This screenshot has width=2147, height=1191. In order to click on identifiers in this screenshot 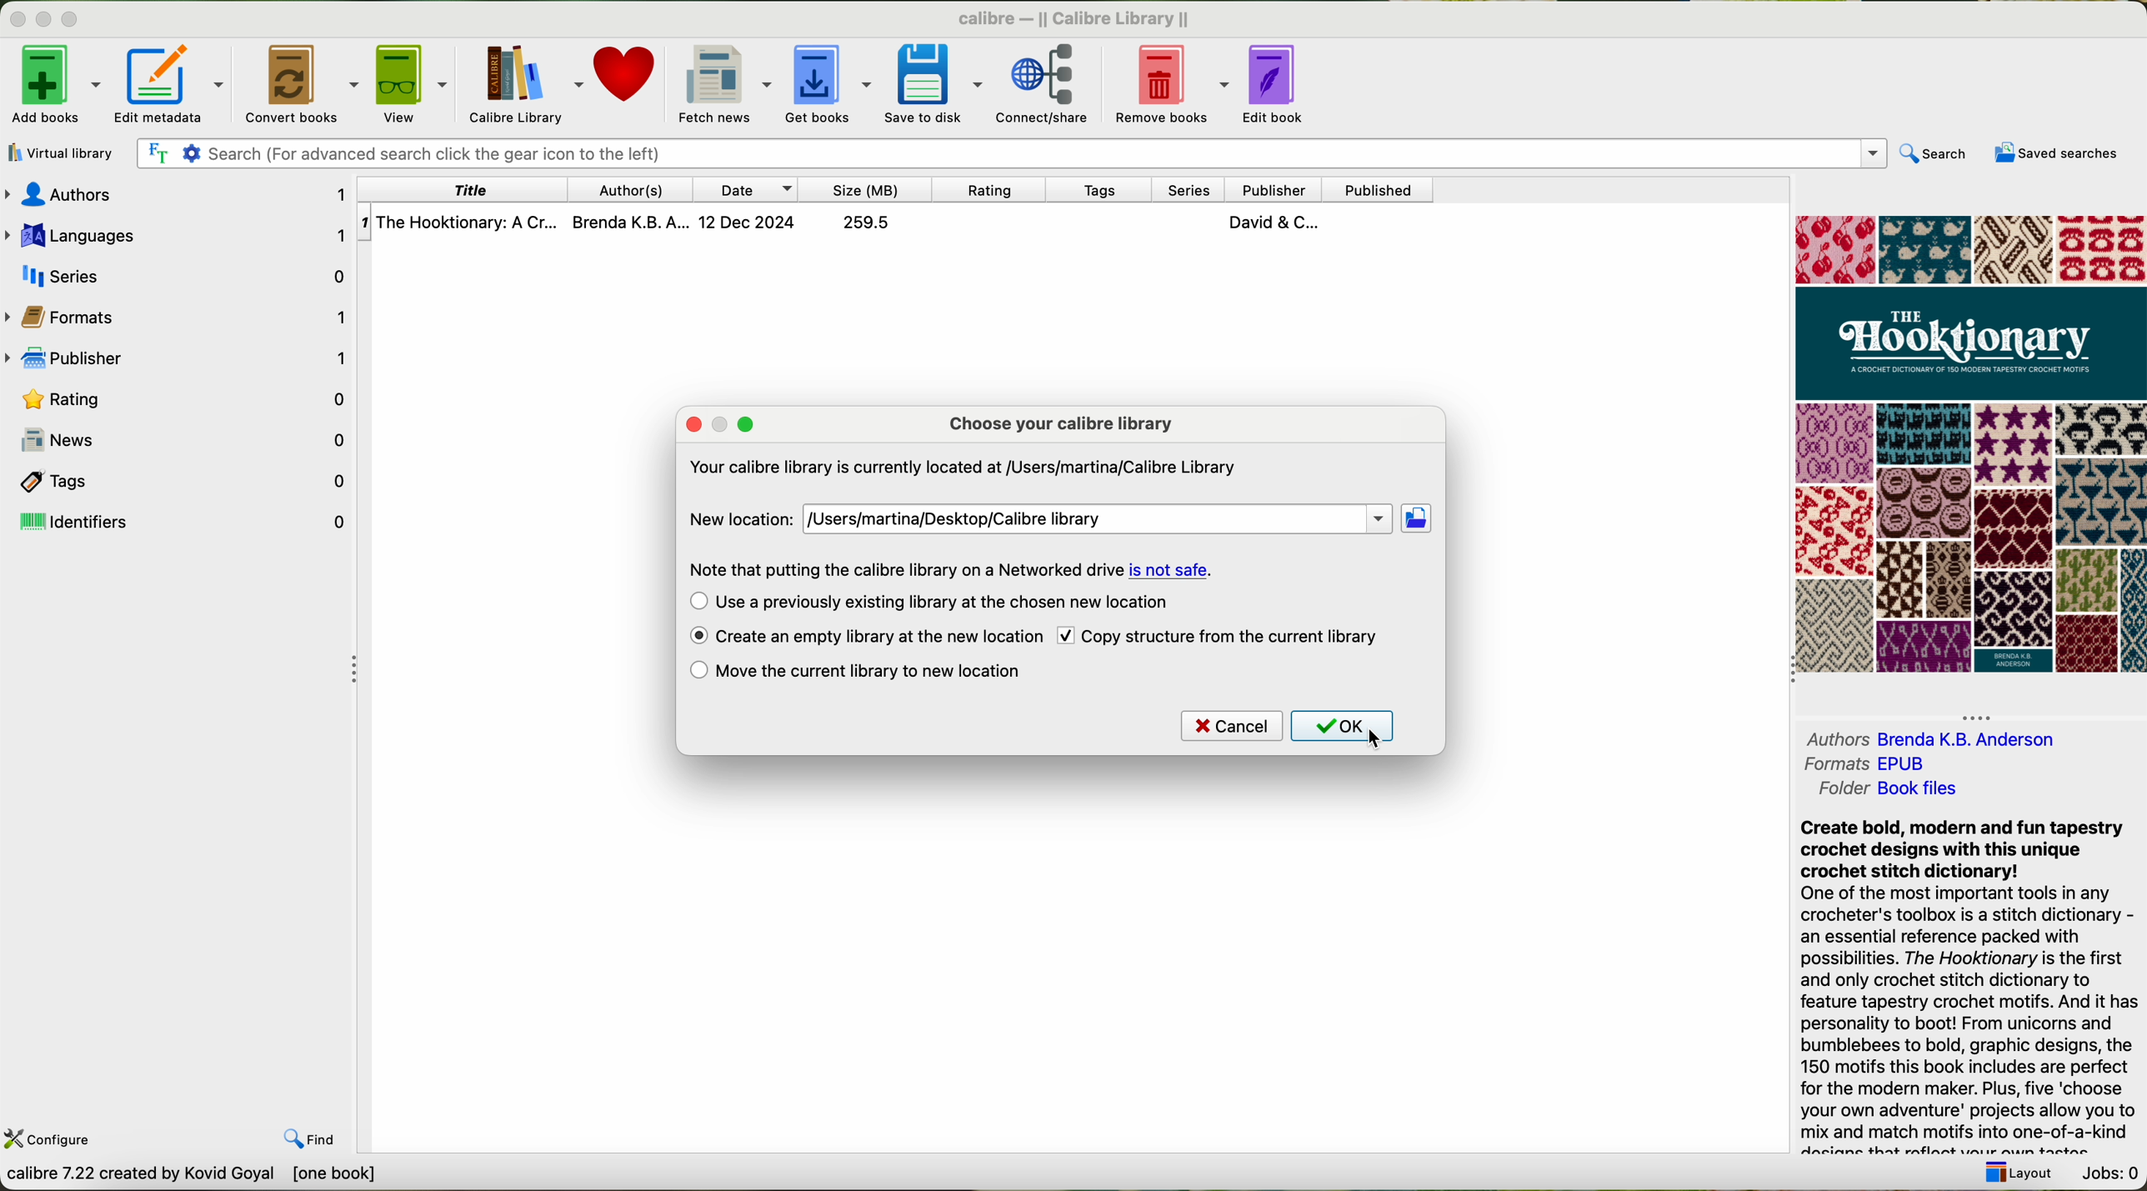, I will do `click(178, 524)`.